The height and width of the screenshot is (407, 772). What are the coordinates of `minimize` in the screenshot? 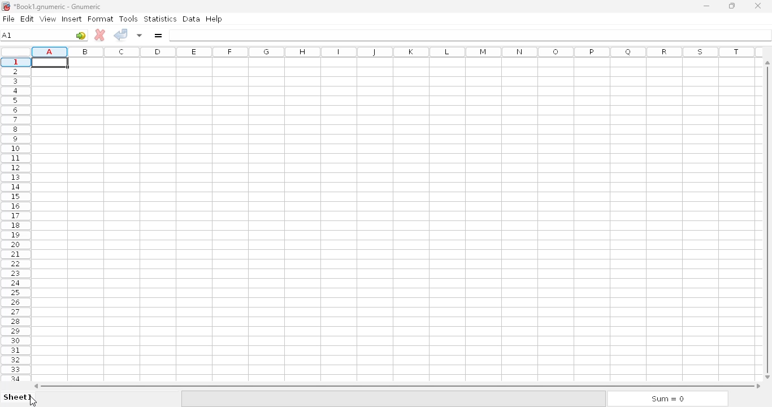 It's located at (706, 6).